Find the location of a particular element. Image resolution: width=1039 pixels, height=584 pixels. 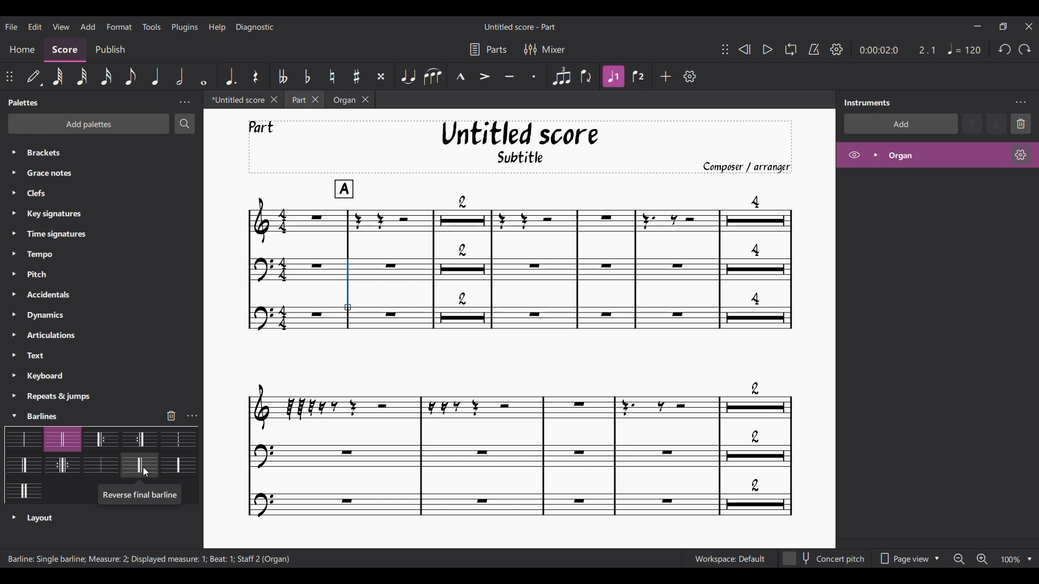

Expand organ is located at coordinates (876, 155).